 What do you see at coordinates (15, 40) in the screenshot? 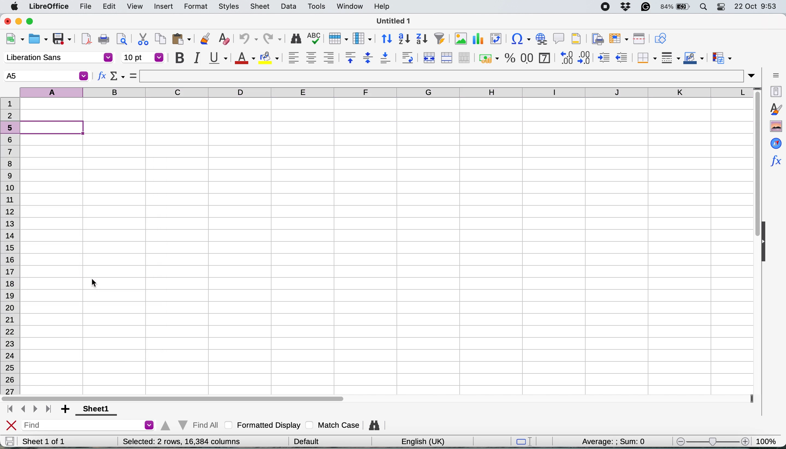
I see `new` at bounding box center [15, 40].